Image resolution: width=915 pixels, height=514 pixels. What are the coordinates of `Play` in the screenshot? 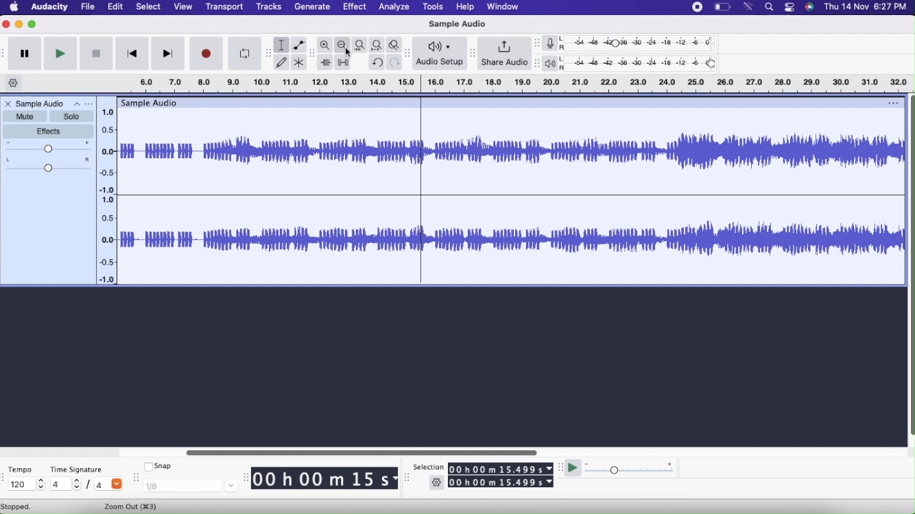 It's located at (60, 54).